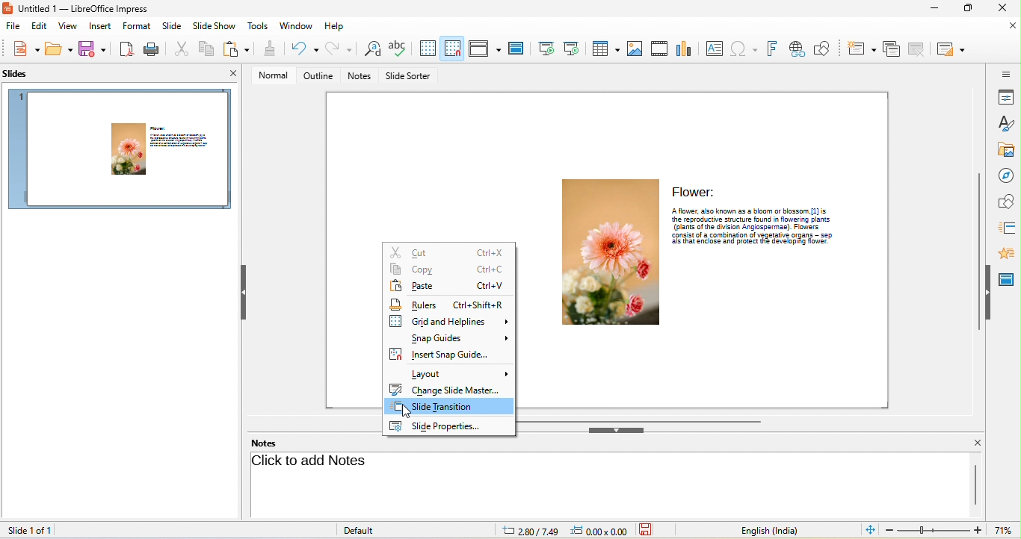  What do you see at coordinates (715, 48) in the screenshot?
I see `text box` at bounding box center [715, 48].